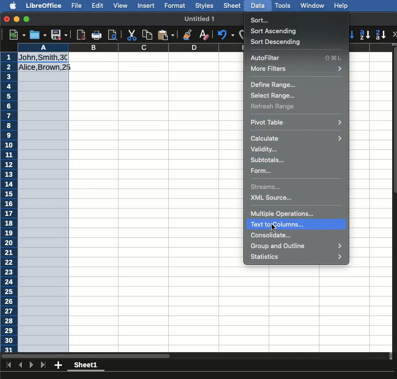 The height and width of the screenshot is (379, 397). I want to click on Tools, so click(283, 6).